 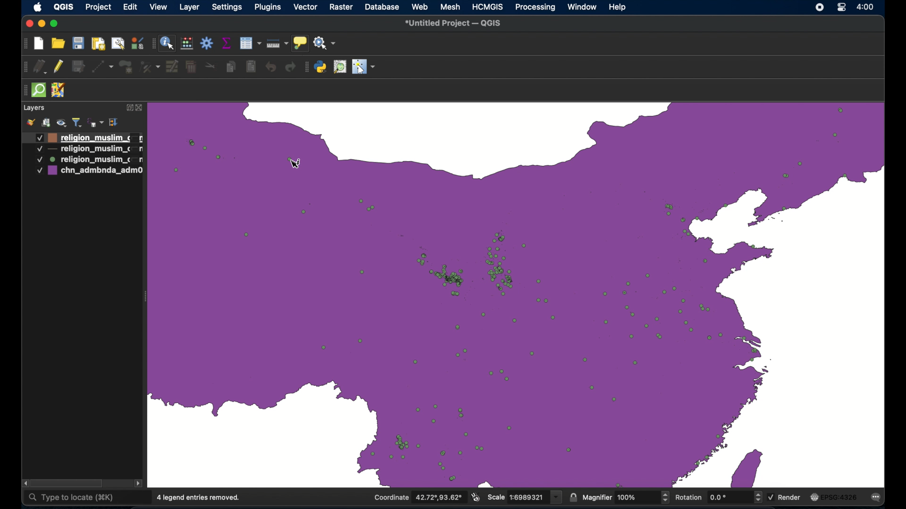 What do you see at coordinates (140, 109) in the screenshot?
I see `close` at bounding box center [140, 109].